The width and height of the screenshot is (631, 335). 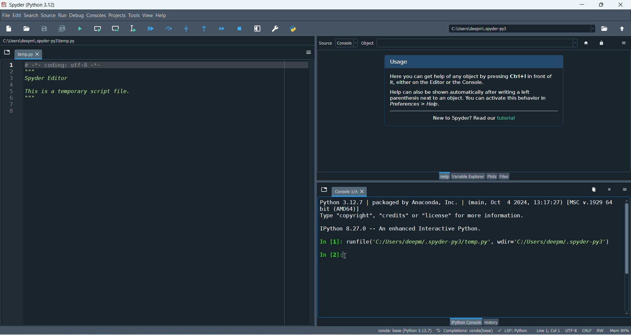 What do you see at coordinates (625, 257) in the screenshot?
I see `vertical scroll bar` at bounding box center [625, 257].